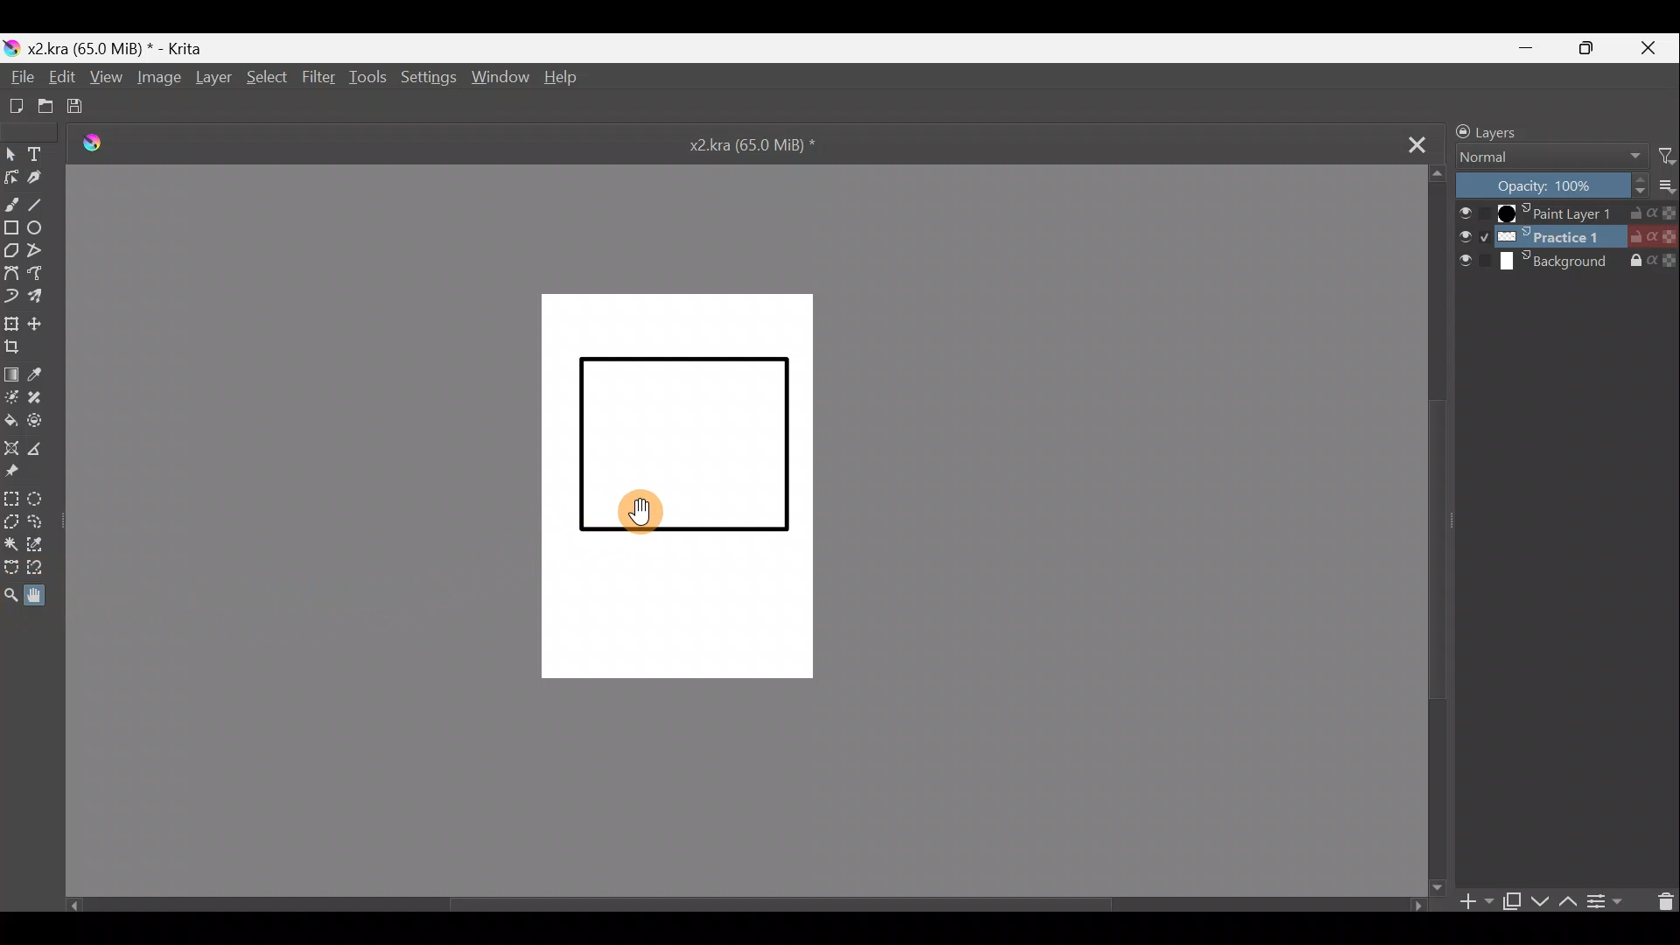  Describe the element at coordinates (11, 228) in the screenshot. I see `Rectangle tool` at that location.